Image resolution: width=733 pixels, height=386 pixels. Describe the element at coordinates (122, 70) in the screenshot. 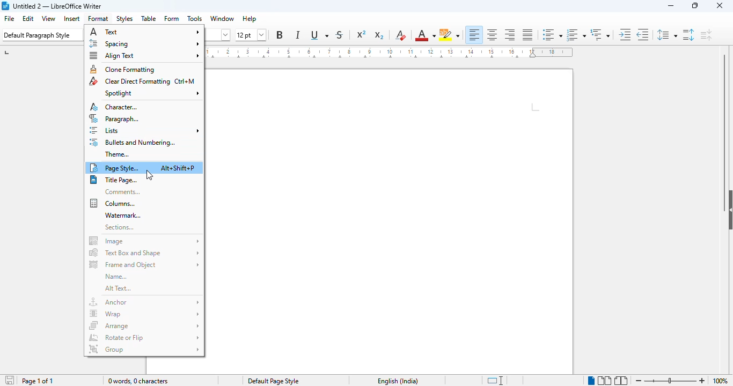

I see `clone formatting` at that location.